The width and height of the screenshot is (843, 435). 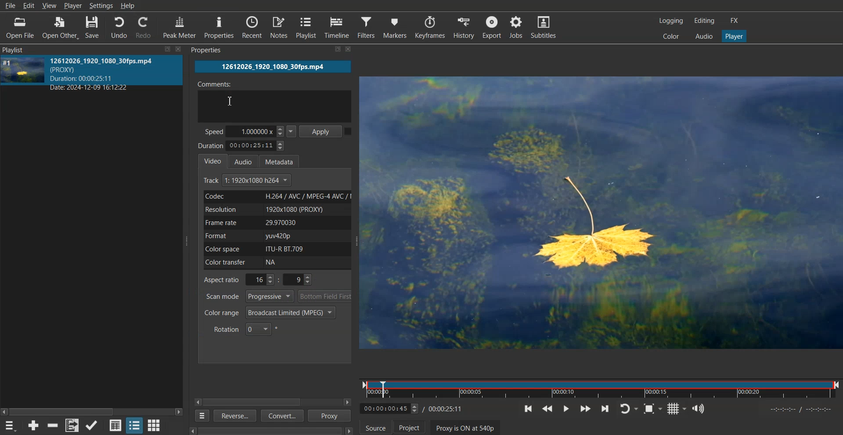 What do you see at coordinates (677, 409) in the screenshot?
I see `Toggle grid display on the player` at bounding box center [677, 409].